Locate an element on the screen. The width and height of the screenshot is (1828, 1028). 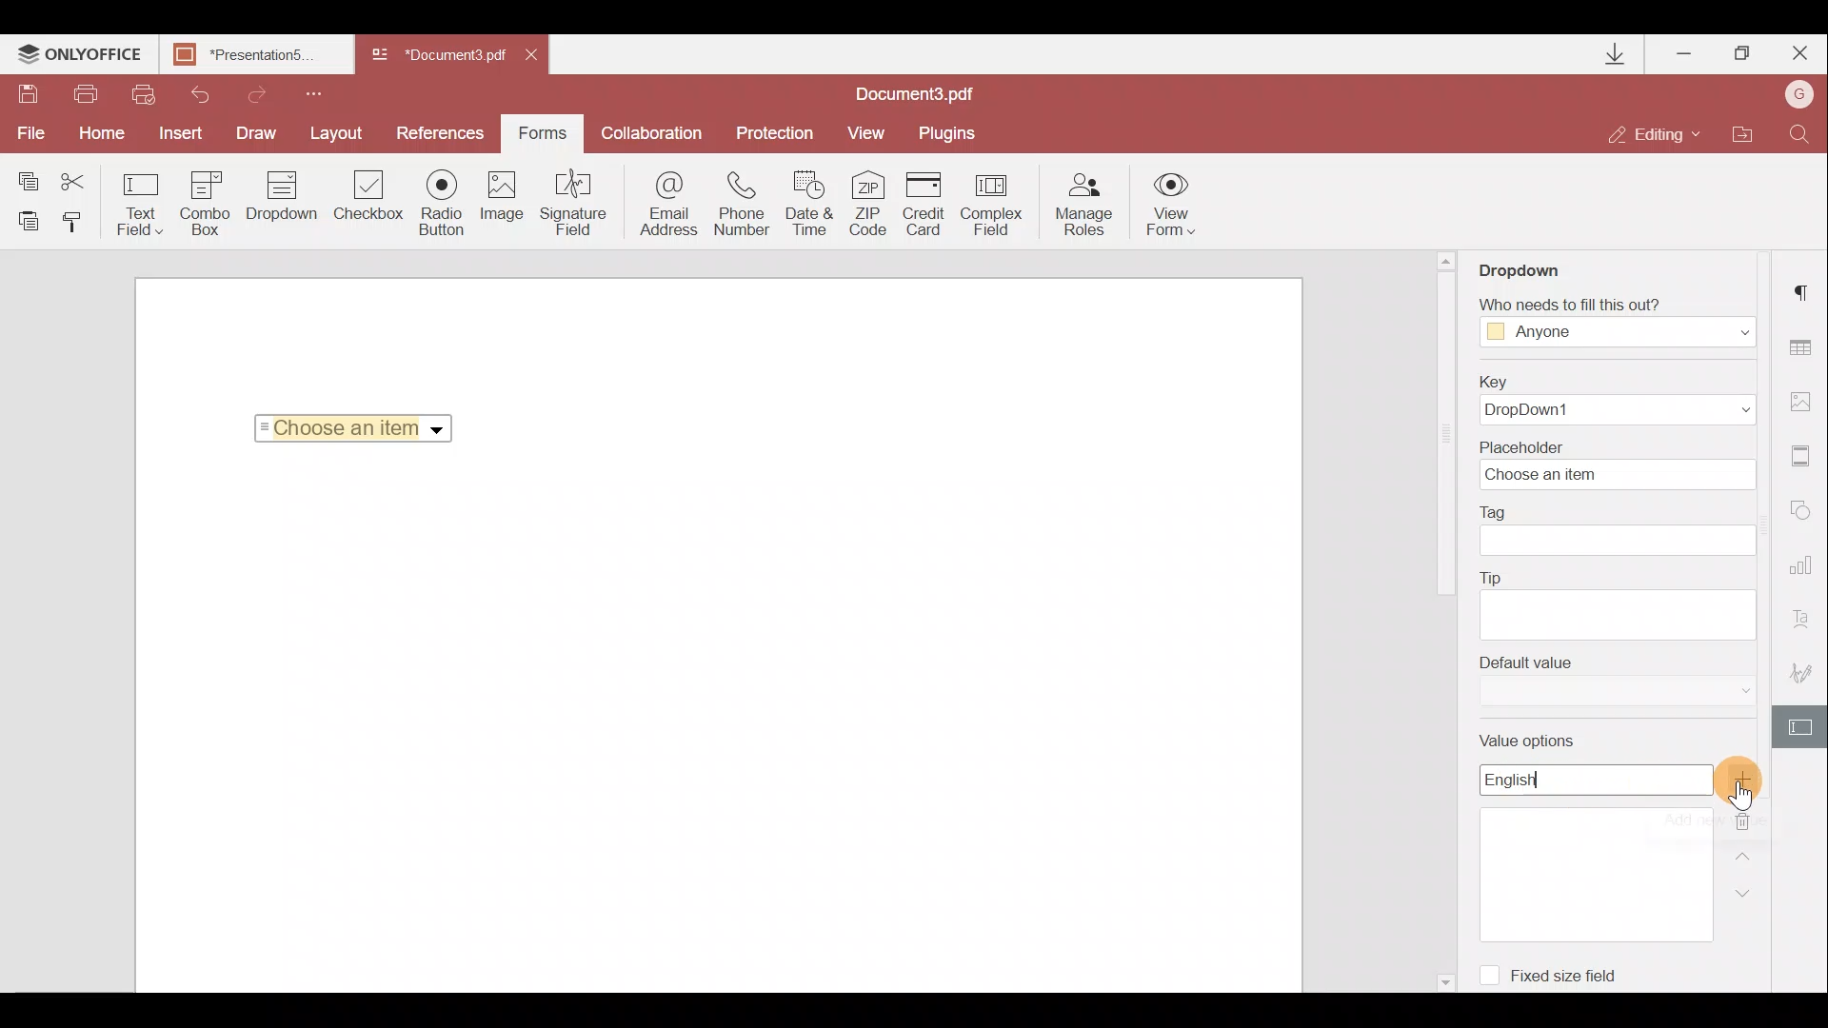
Dropdown is located at coordinates (1537, 264).